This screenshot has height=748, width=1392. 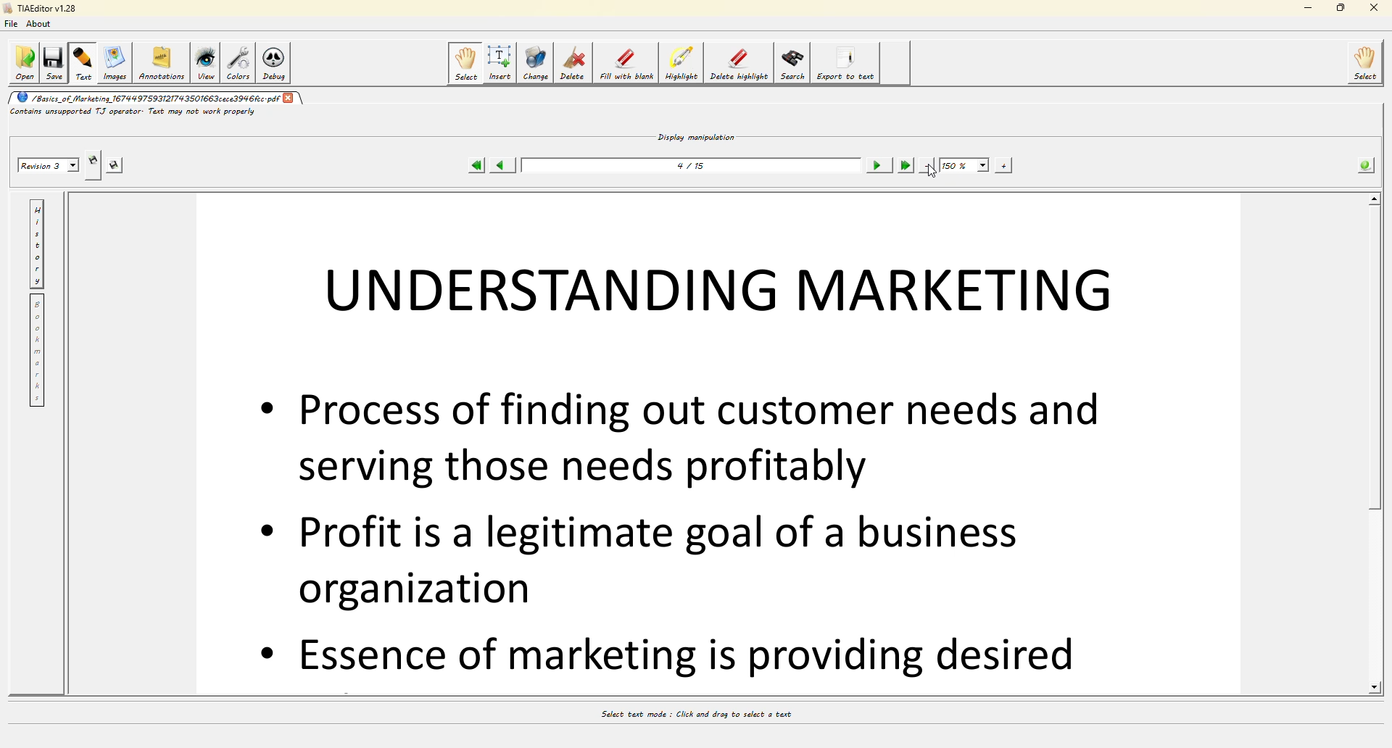 I want to click on history, so click(x=38, y=243).